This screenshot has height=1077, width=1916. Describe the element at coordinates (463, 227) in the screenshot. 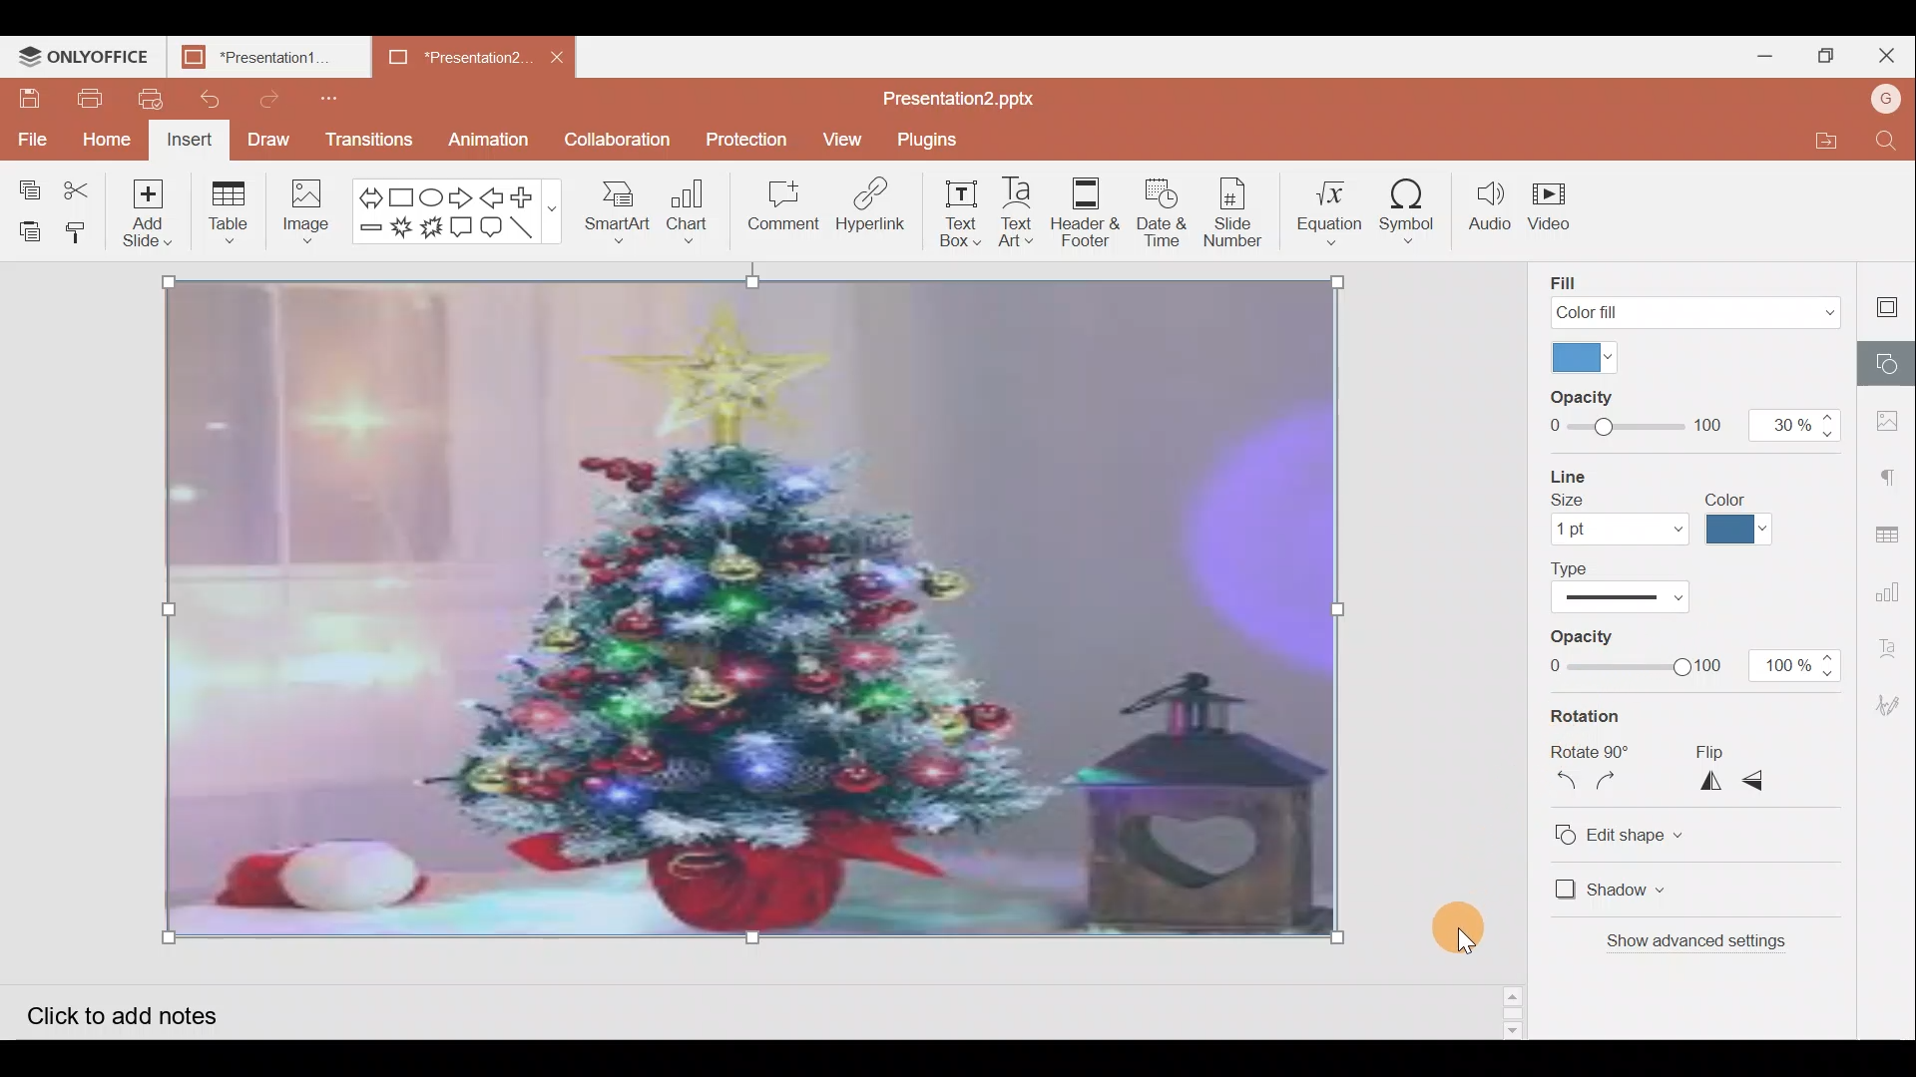

I see `Rectangular callout` at that location.